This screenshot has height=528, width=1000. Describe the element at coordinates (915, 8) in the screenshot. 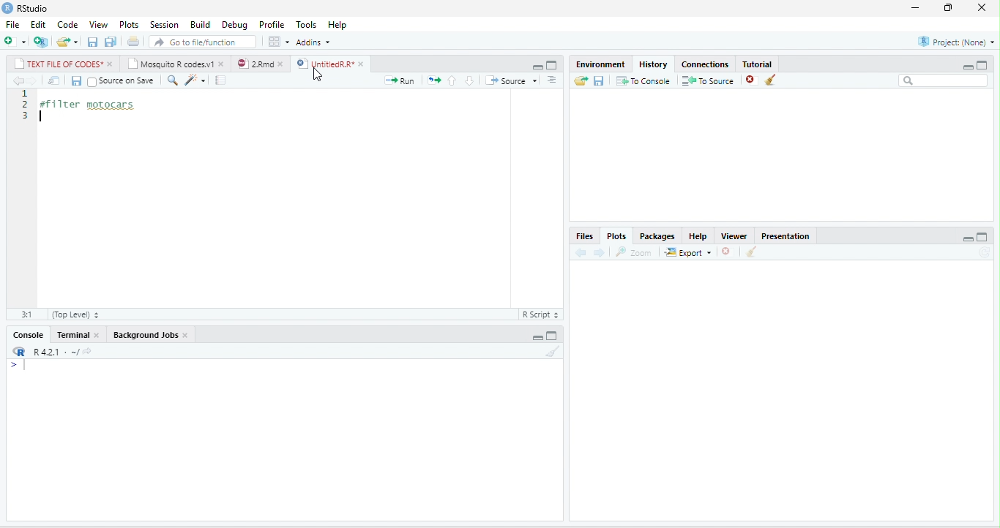

I see `minimize` at that location.